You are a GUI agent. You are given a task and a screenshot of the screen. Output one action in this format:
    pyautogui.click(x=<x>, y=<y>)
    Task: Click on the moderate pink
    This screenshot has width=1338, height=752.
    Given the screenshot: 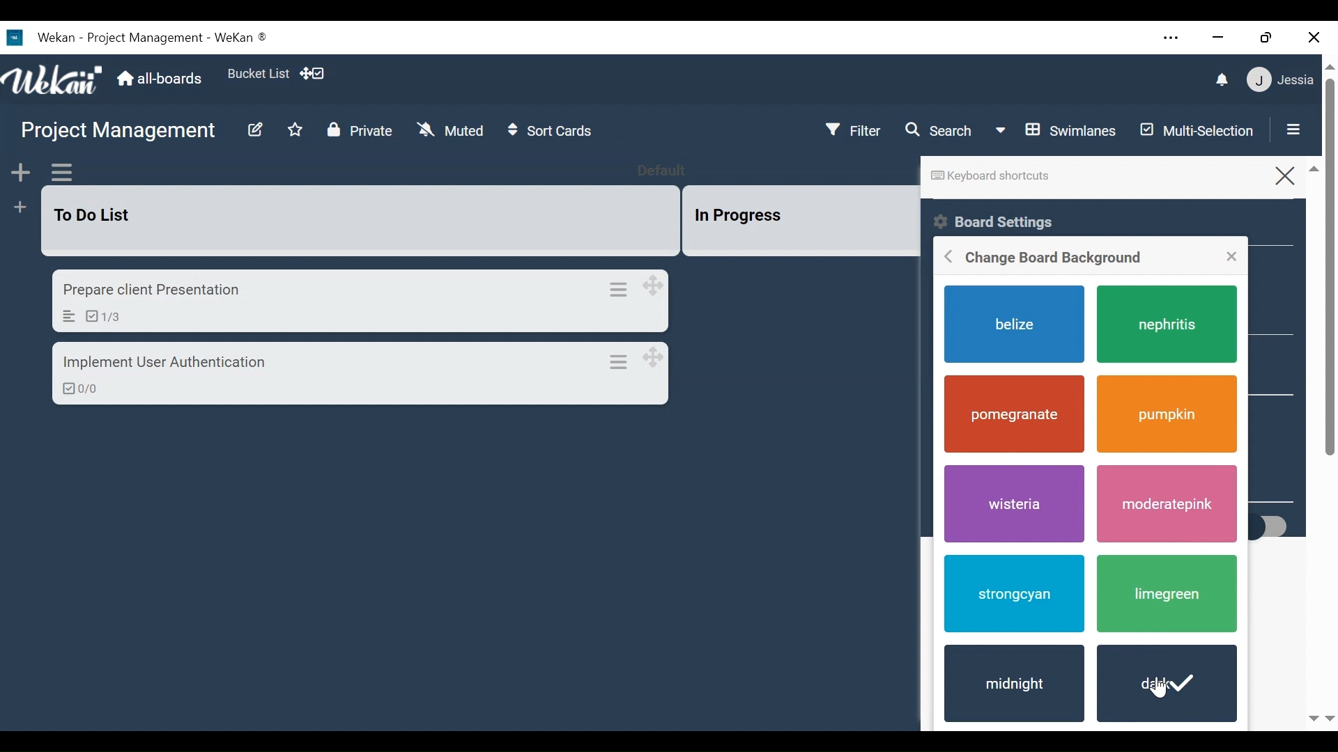 What is the action you would take?
    pyautogui.click(x=1167, y=504)
    